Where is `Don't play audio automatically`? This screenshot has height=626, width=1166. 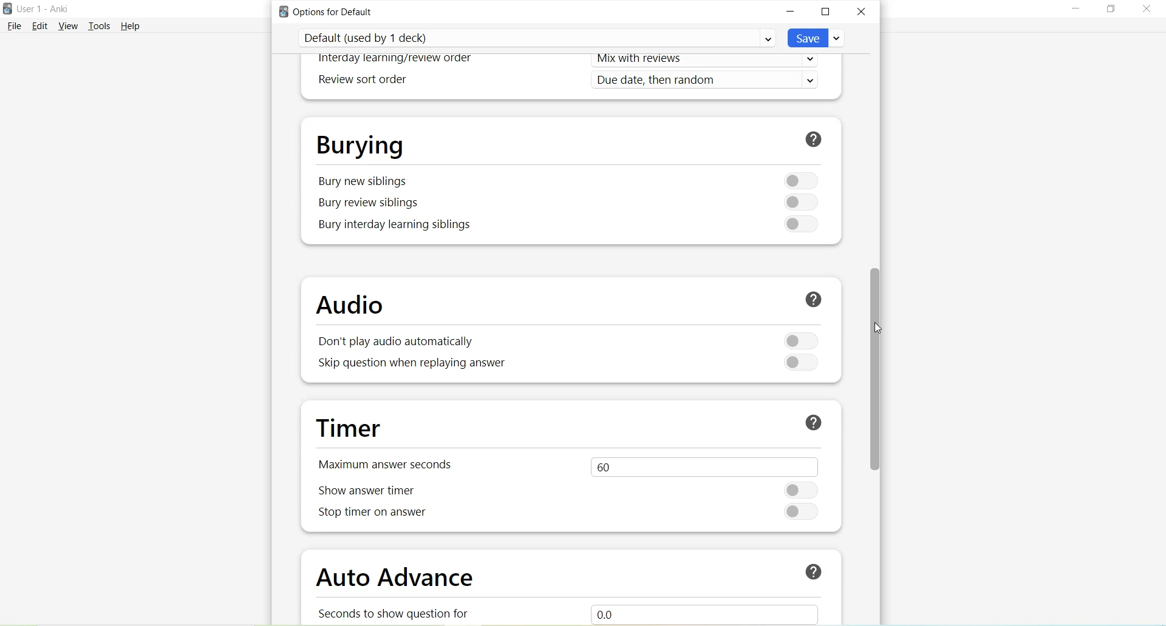
Don't play audio automatically is located at coordinates (392, 343).